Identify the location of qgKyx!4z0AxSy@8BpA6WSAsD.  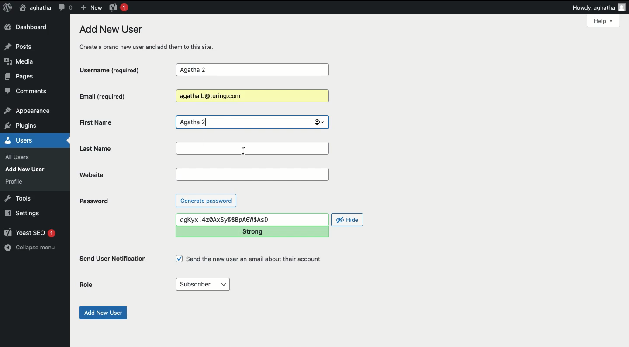
(252, 220).